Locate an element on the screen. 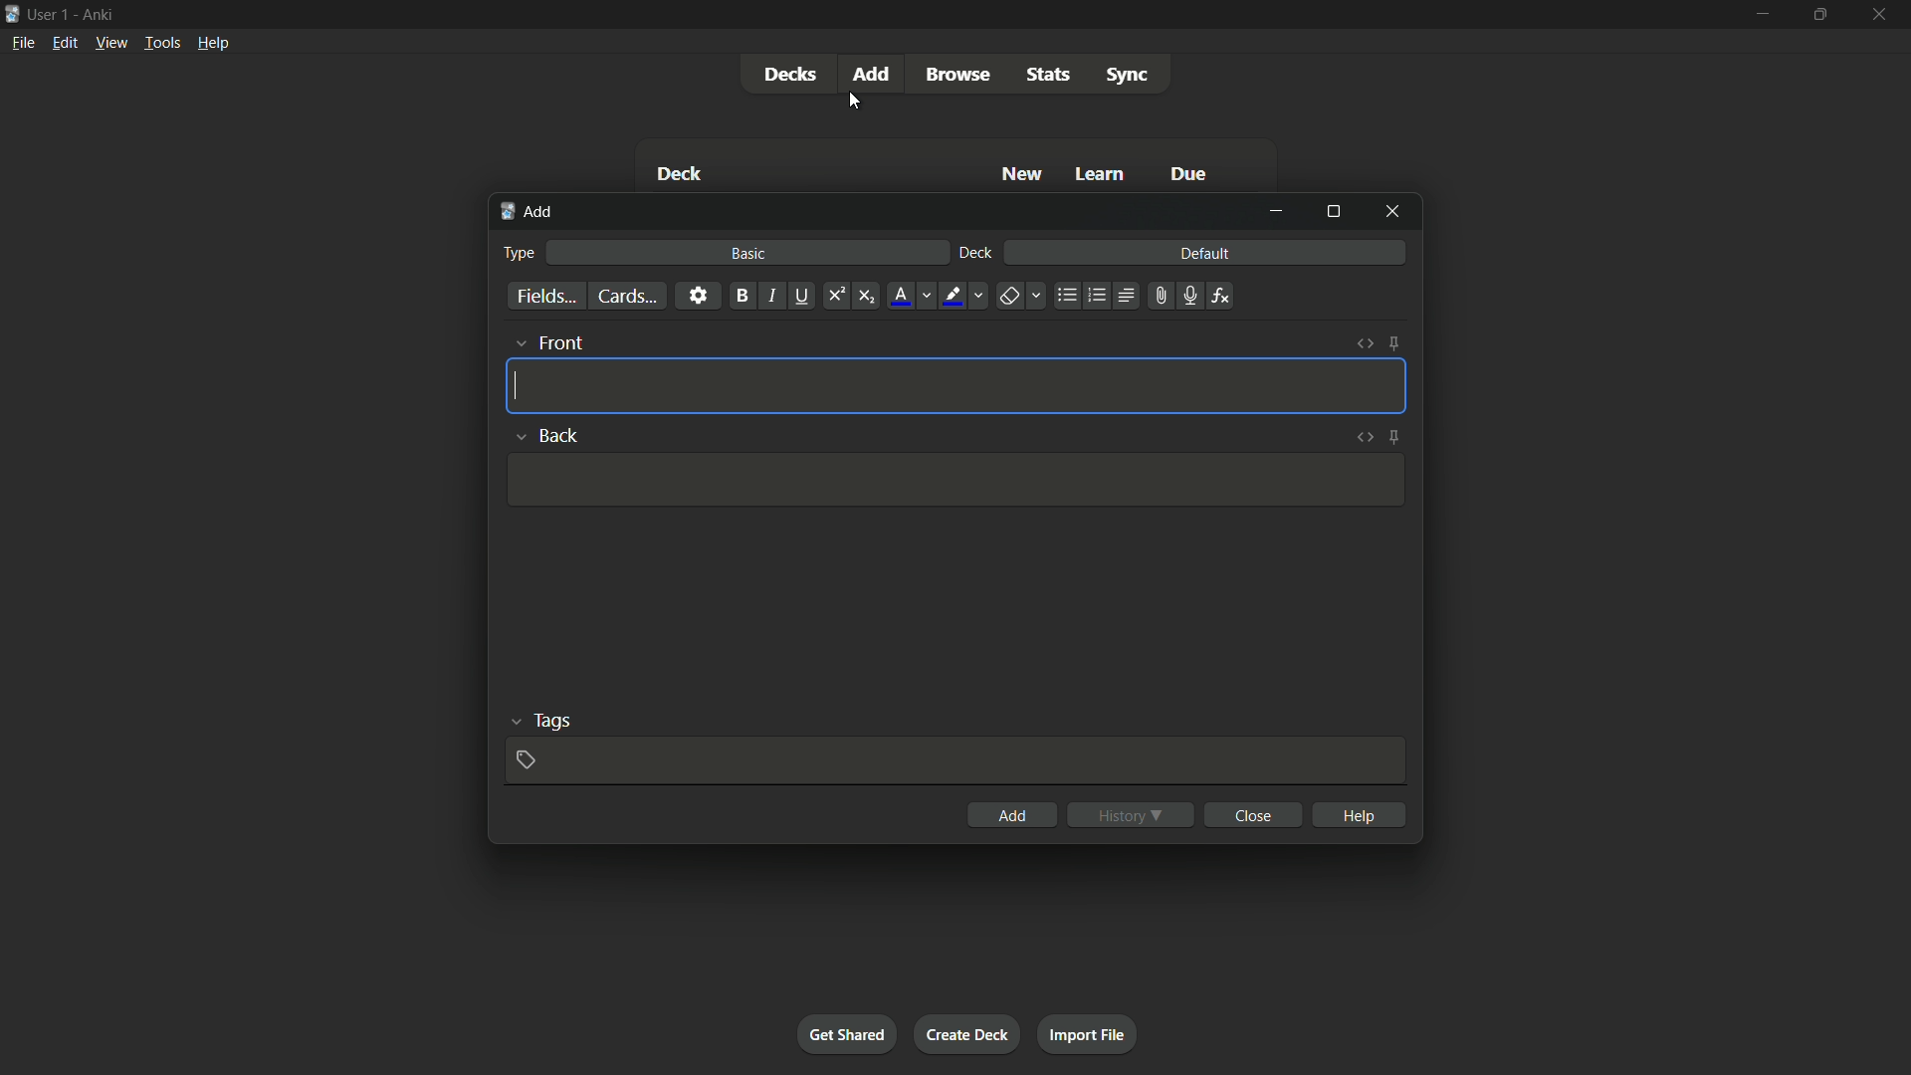 This screenshot has width=1911, height=1075. toggle sticky is located at coordinates (1393, 343).